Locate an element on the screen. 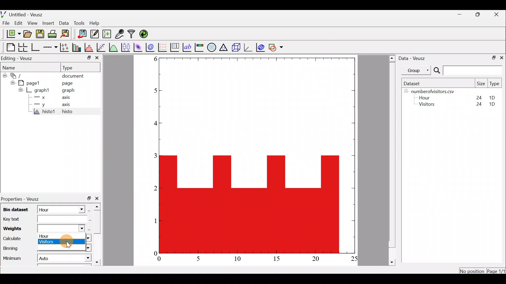 This screenshot has width=506, height=284. 5 is located at coordinates (153, 90).